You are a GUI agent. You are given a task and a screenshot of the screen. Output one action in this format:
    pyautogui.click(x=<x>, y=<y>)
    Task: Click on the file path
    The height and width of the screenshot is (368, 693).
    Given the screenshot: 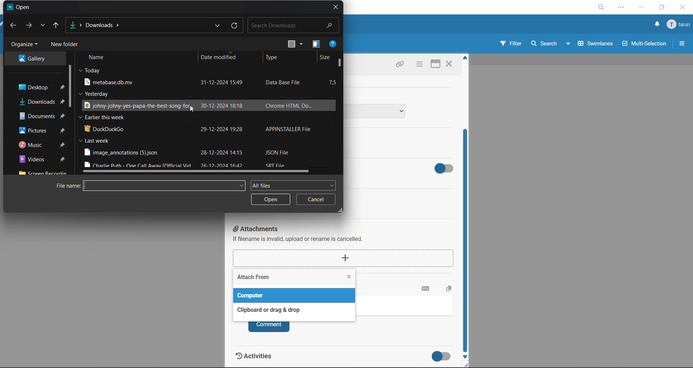 What is the action you would take?
    pyautogui.click(x=99, y=23)
    